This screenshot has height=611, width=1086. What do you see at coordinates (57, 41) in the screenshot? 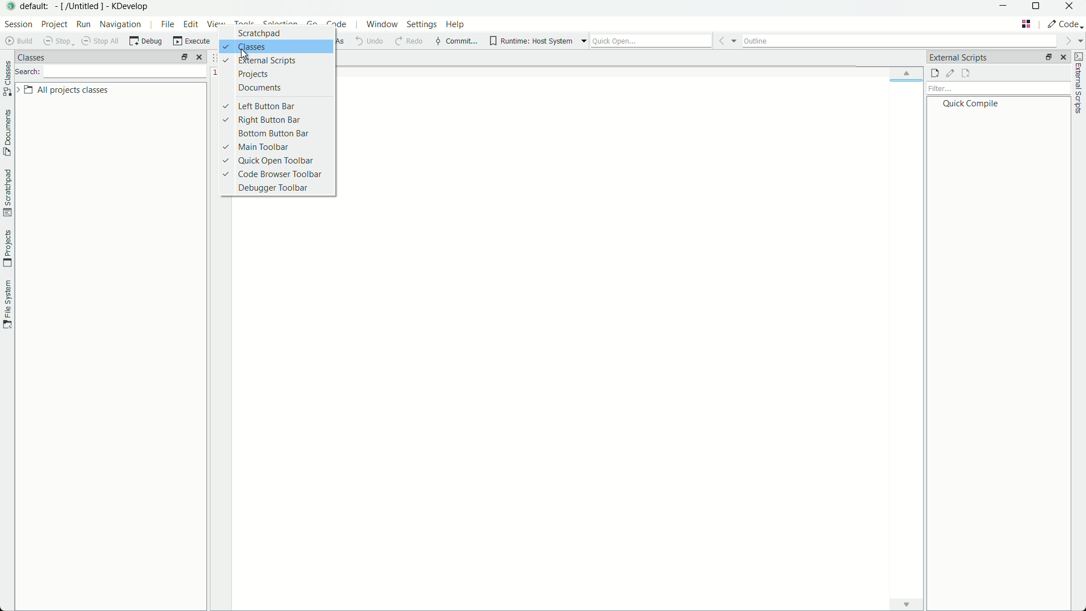
I see `stop` at bounding box center [57, 41].